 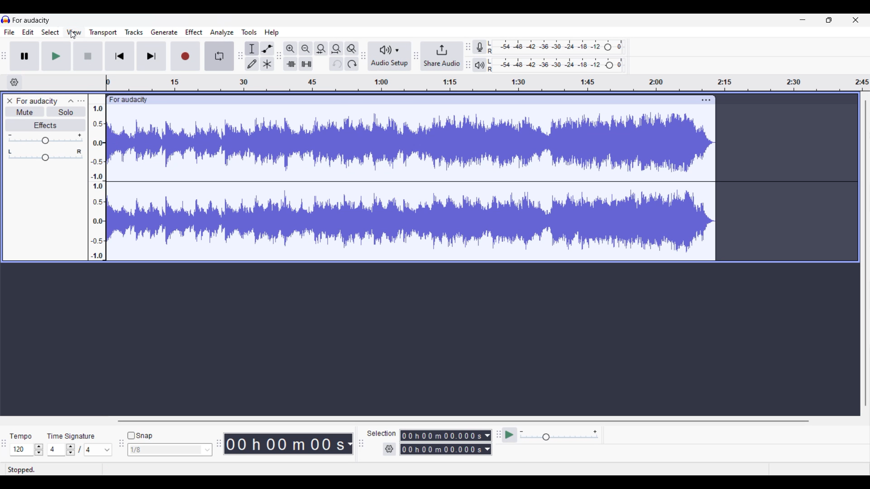 What do you see at coordinates (46, 125) in the screenshot?
I see `Effects` at bounding box center [46, 125].